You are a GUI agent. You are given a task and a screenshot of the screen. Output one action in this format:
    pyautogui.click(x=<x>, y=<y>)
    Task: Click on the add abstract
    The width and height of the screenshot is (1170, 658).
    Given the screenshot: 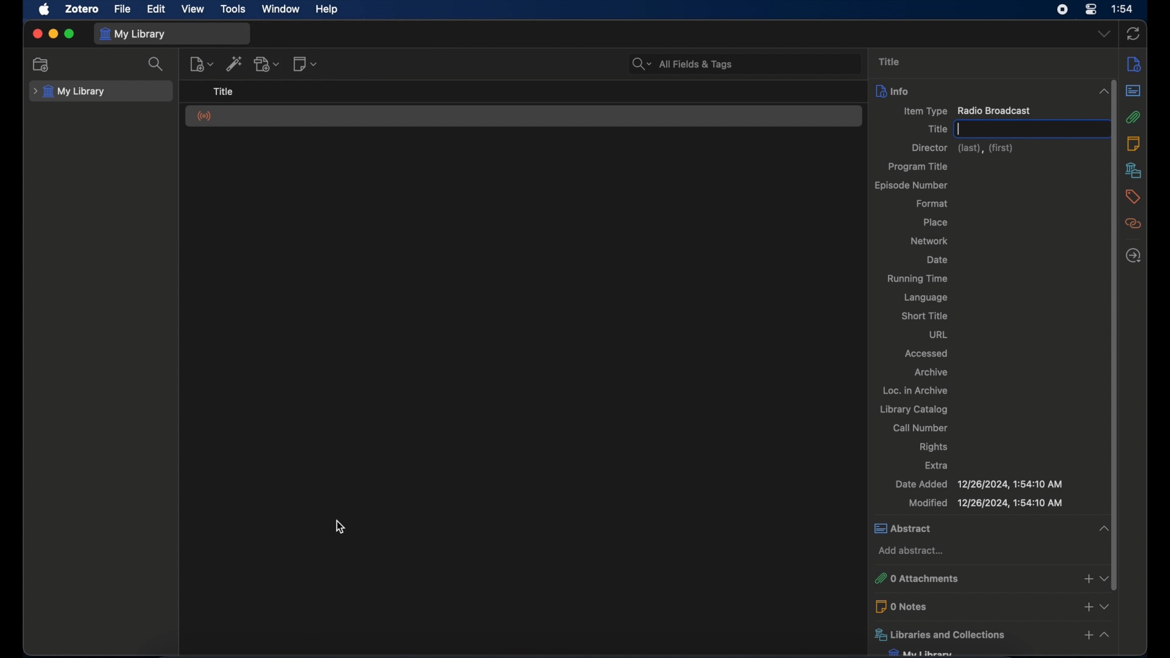 What is the action you would take?
    pyautogui.click(x=913, y=551)
    